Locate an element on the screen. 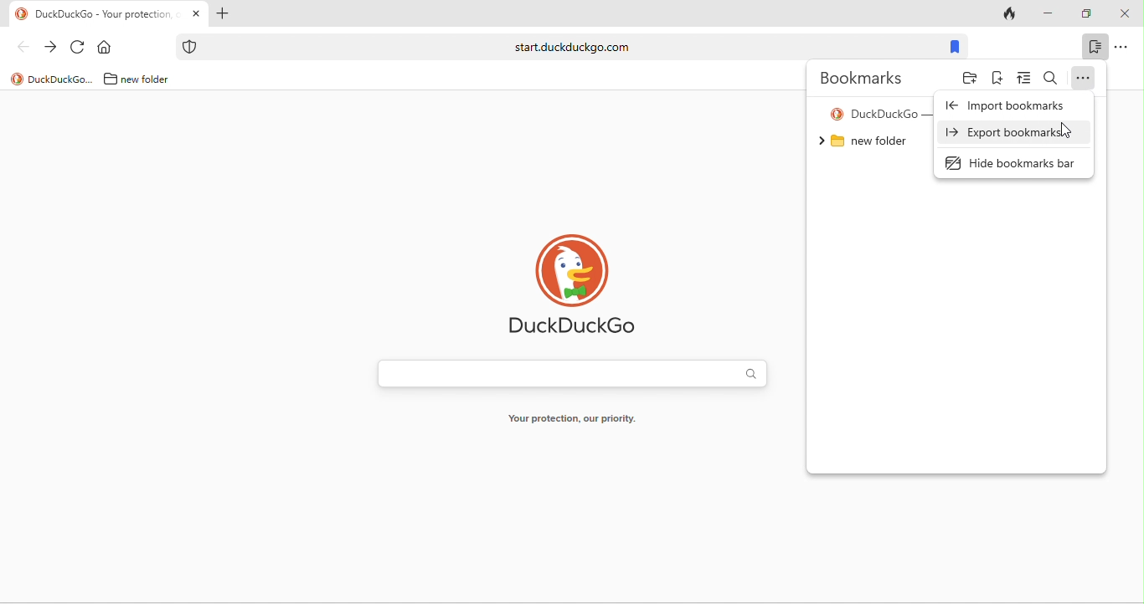 The image size is (1144, 604). export bookmark is located at coordinates (1007, 132).